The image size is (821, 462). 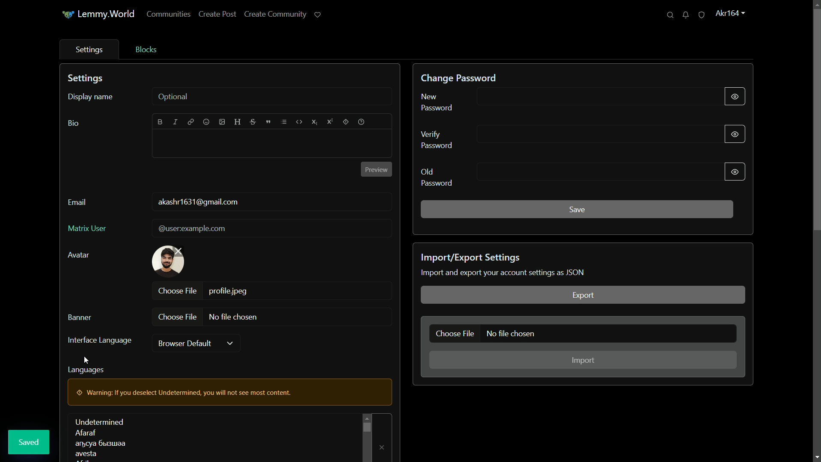 What do you see at coordinates (193, 229) in the screenshot?
I see `@userexample.com` at bounding box center [193, 229].